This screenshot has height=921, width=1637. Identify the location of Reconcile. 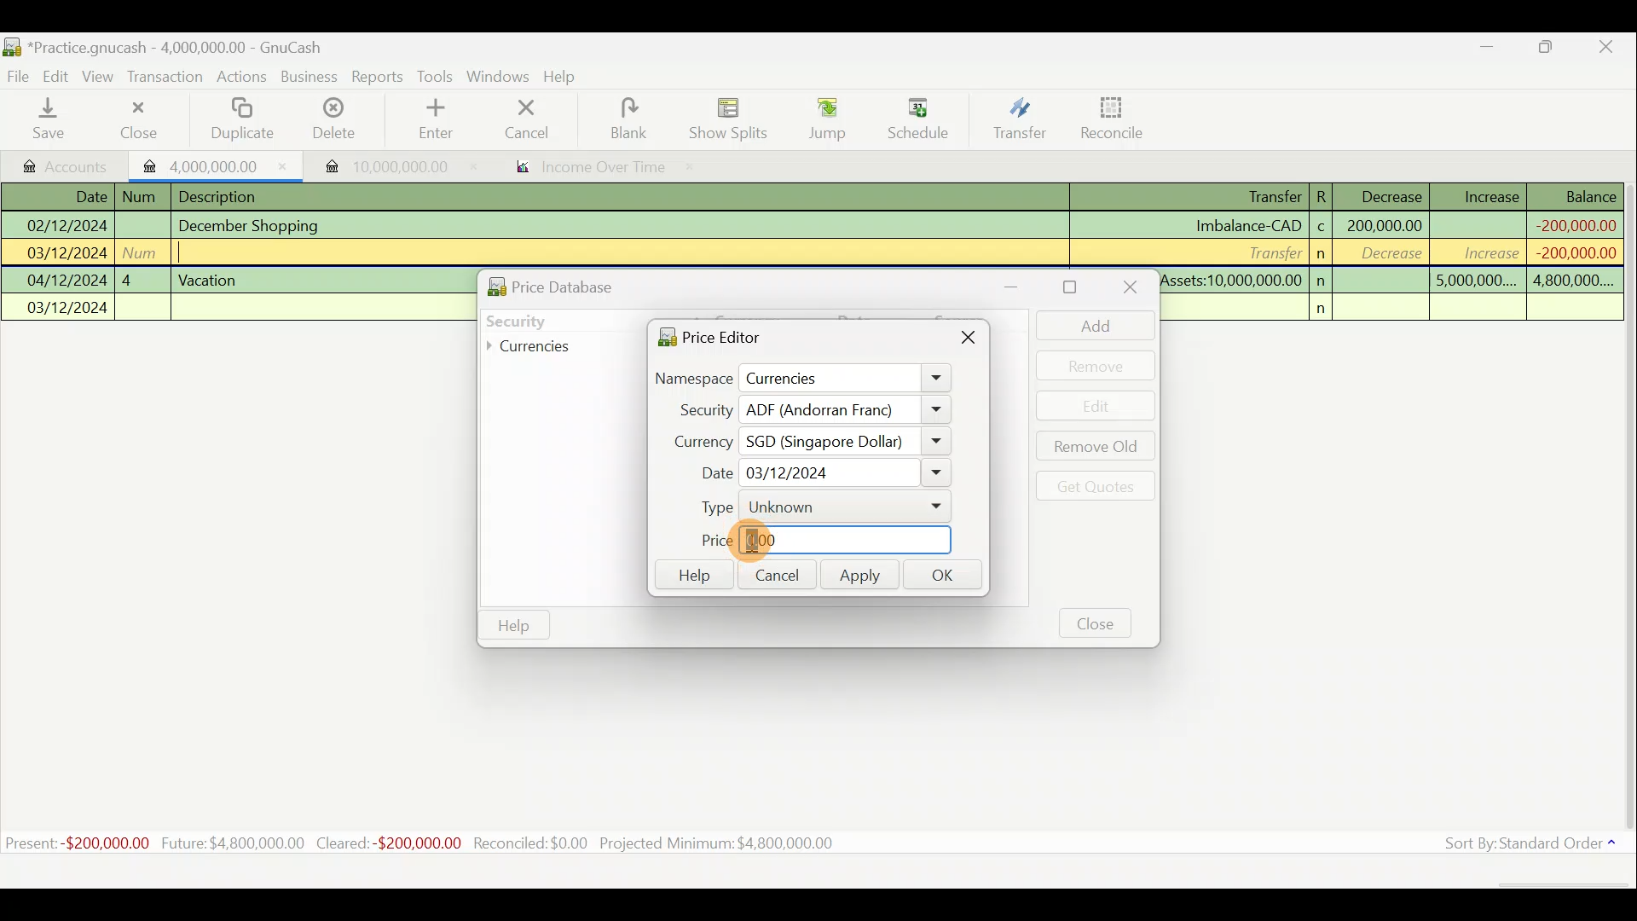
(1106, 119).